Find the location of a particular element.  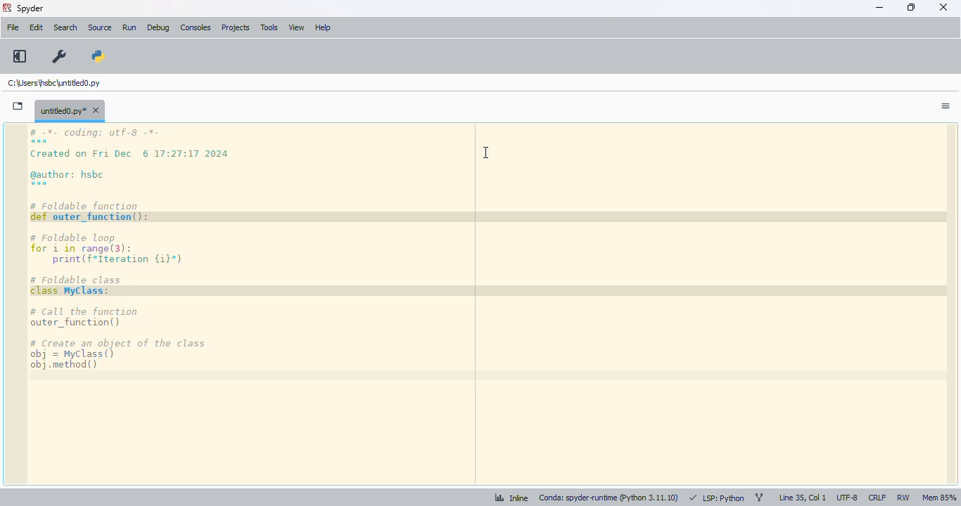

line 35, col 1 is located at coordinates (803, 498).